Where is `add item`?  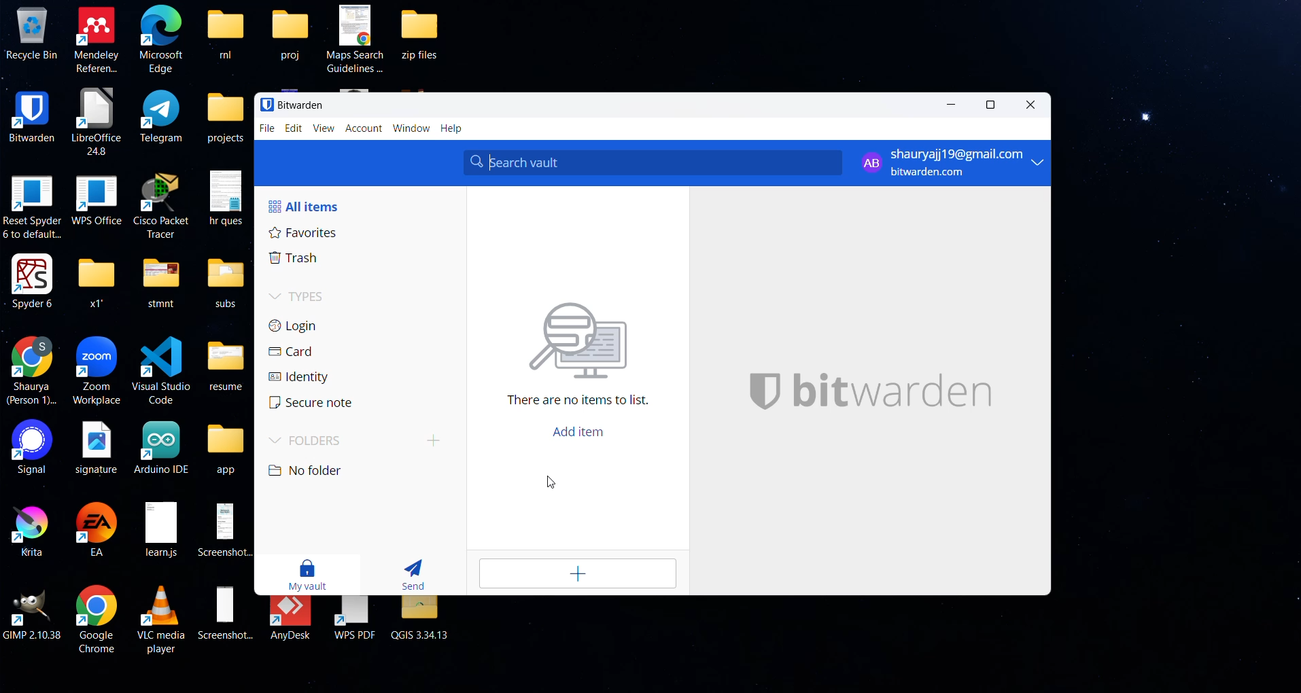 add item is located at coordinates (586, 431).